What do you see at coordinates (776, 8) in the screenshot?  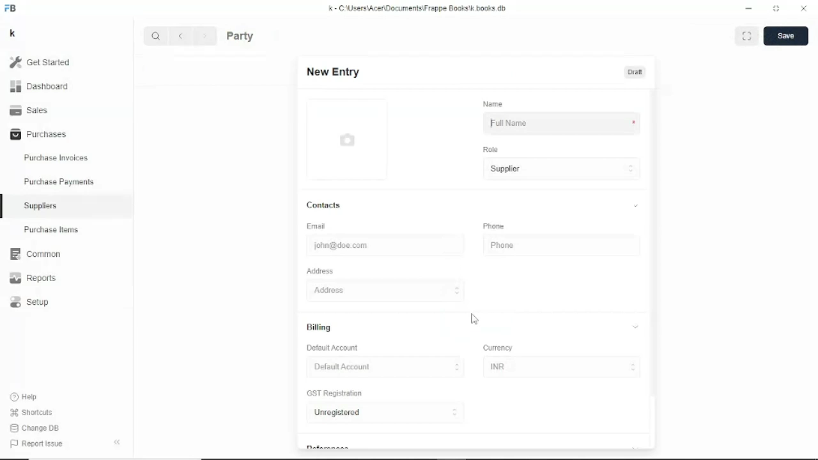 I see `Toggle between form and full width` at bounding box center [776, 8].